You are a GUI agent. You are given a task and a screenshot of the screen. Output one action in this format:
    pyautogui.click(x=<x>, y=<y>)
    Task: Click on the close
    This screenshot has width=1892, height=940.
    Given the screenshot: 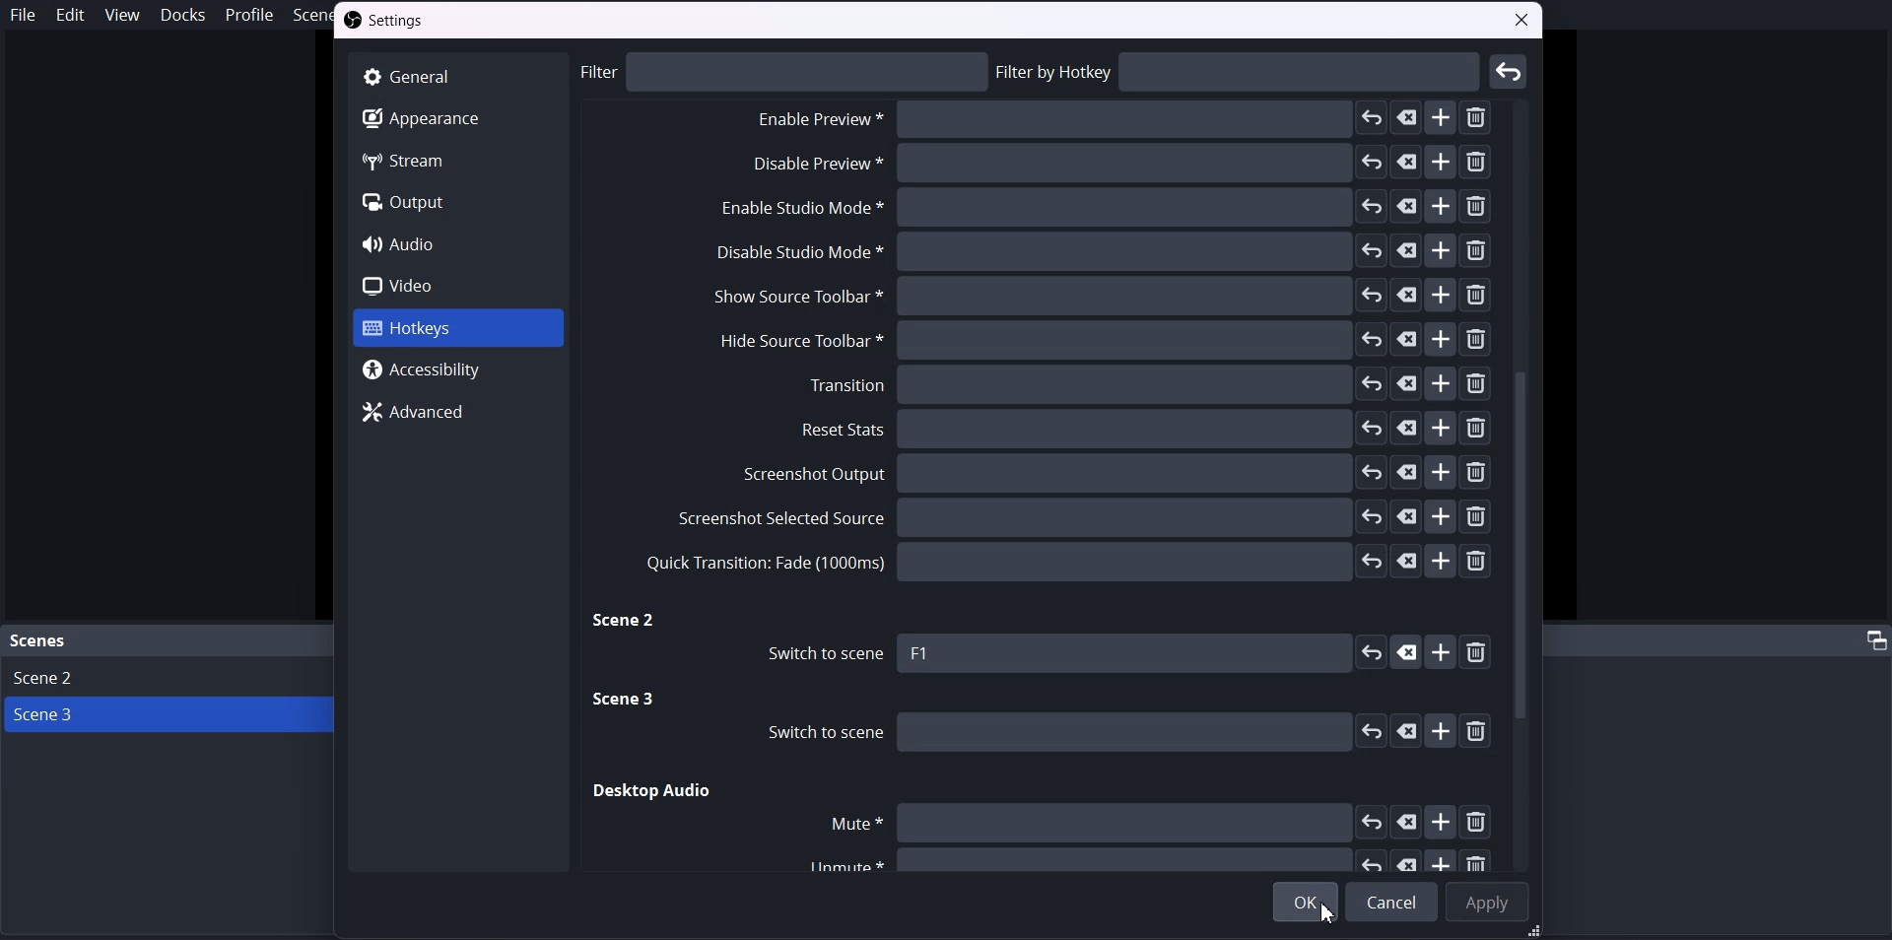 What is the action you would take?
    pyautogui.click(x=1523, y=23)
    